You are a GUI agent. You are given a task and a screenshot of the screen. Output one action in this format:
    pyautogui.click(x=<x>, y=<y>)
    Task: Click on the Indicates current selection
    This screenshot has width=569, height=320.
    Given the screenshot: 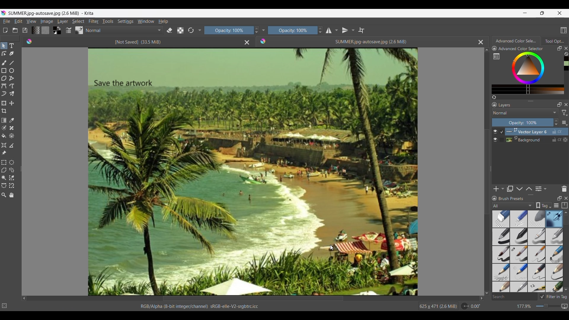 What is the action you would take?
    pyautogui.click(x=501, y=136)
    